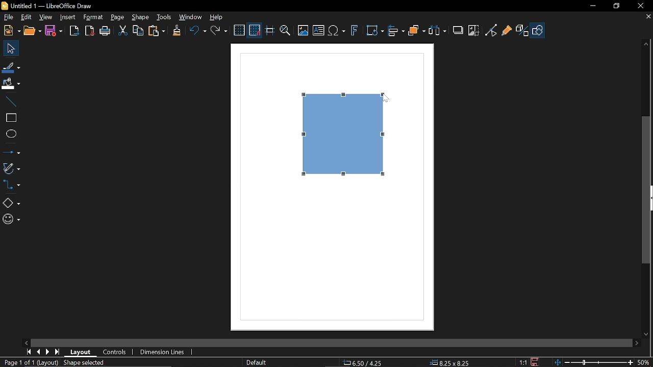 This screenshot has height=367, width=653. I want to click on Close, so click(641, 6).